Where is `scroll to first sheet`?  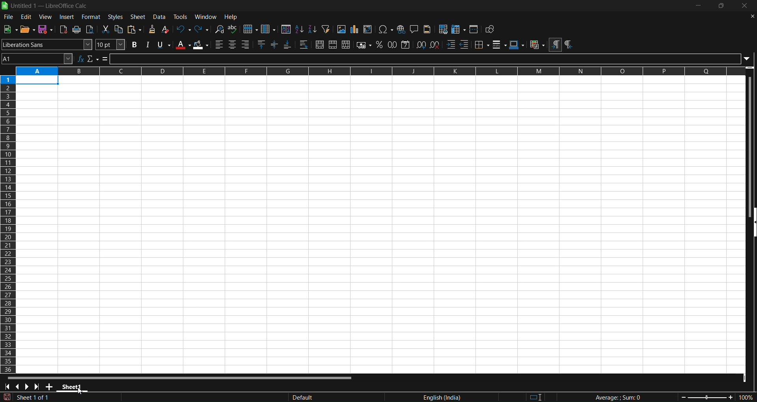
scroll to first sheet is located at coordinates (7, 387).